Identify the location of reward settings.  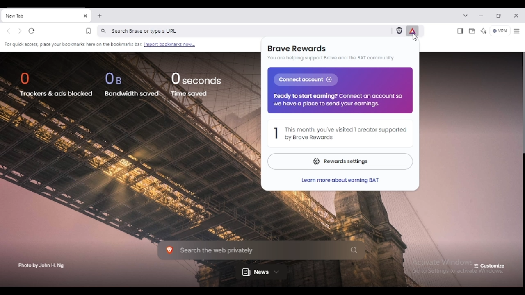
(341, 162).